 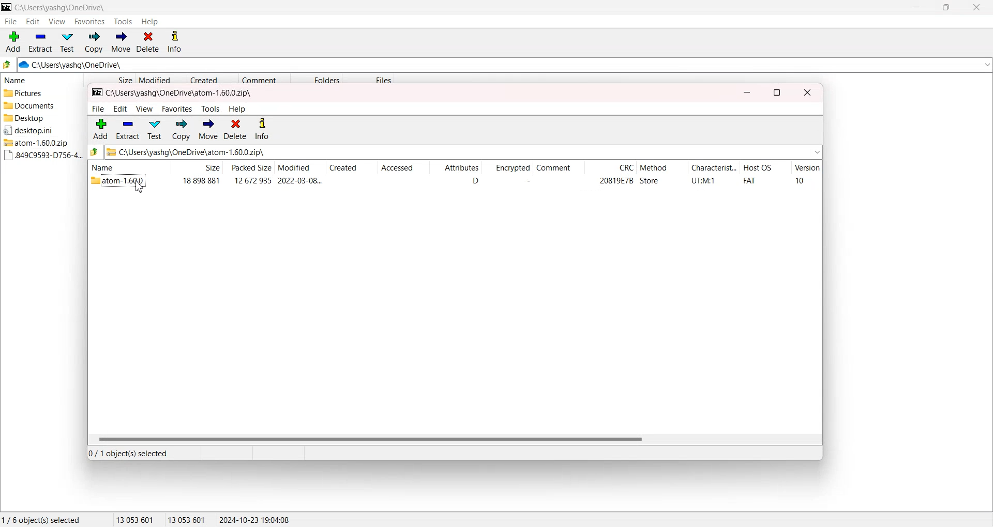 What do you see at coordinates (39, 118) in the screenshot?
I see `Desktop File` at bounding box center [39, 118].